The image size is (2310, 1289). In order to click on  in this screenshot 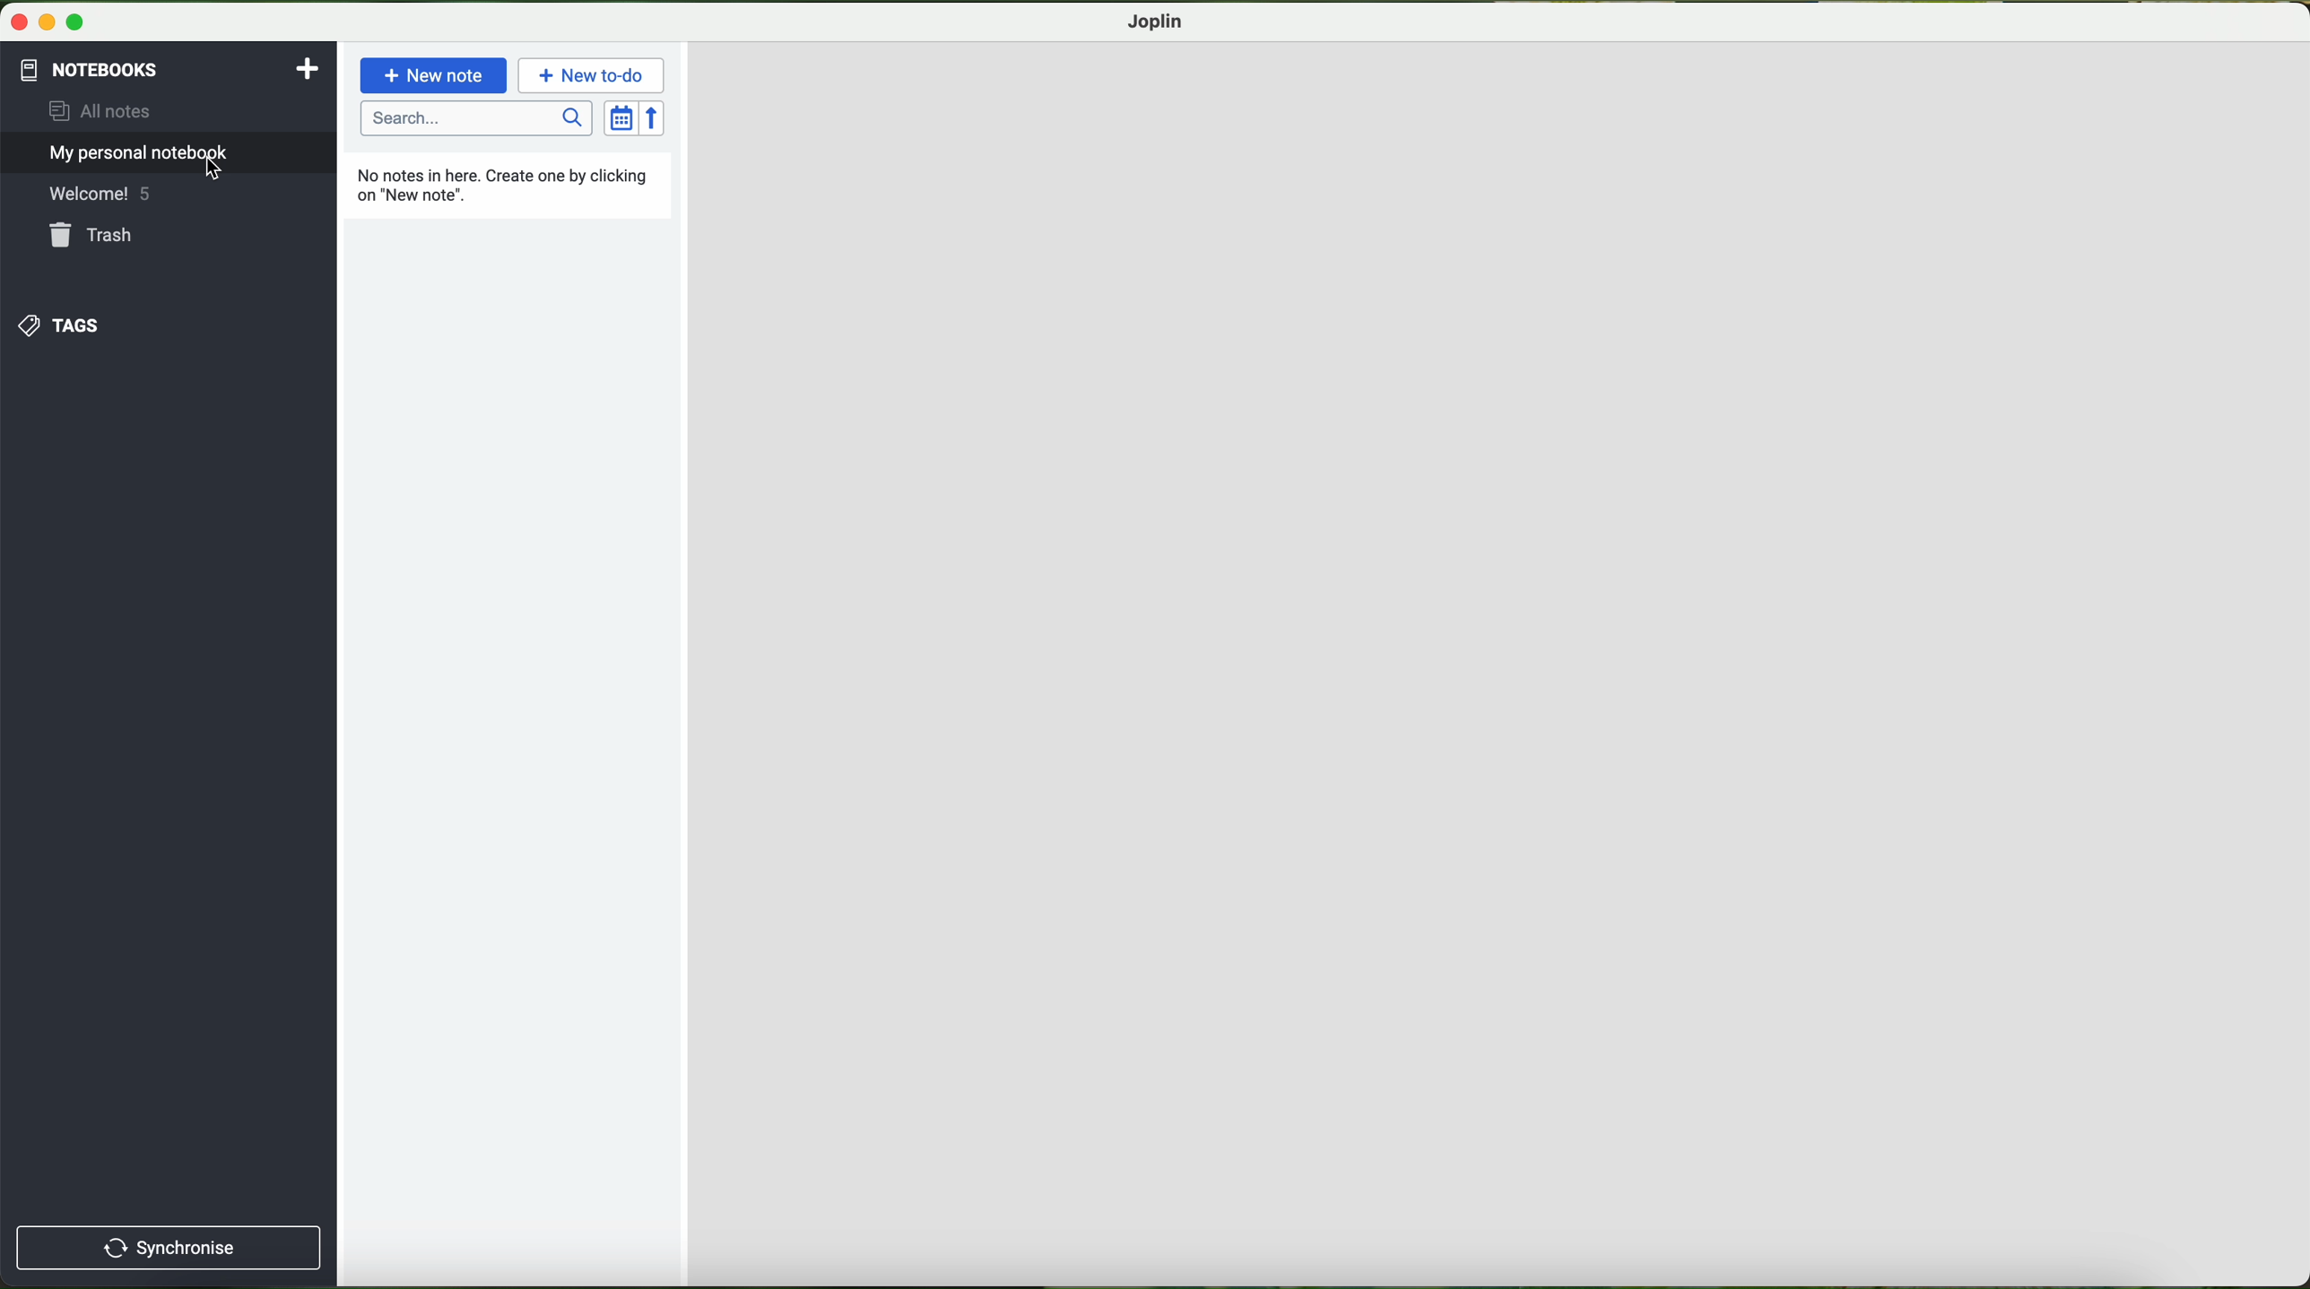, I will do `click(658, 120)`.